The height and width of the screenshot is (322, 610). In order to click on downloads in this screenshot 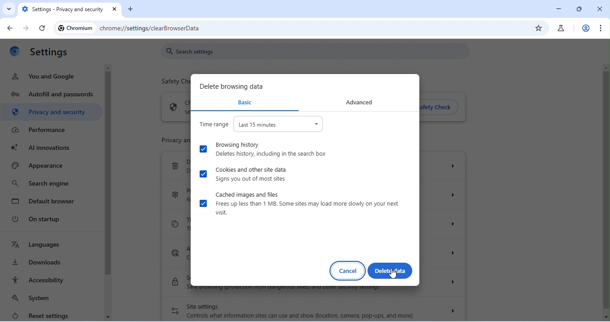, I will do `click(38, 262)`.